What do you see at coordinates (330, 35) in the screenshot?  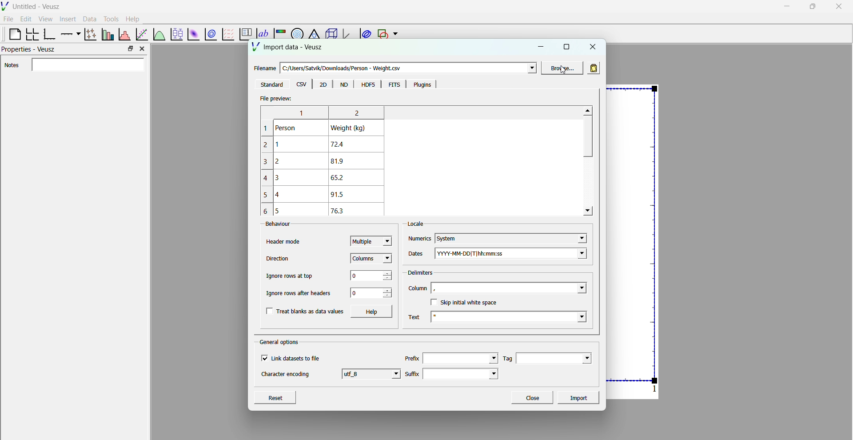 I see `3d scene` at bounding box center [330, 35].